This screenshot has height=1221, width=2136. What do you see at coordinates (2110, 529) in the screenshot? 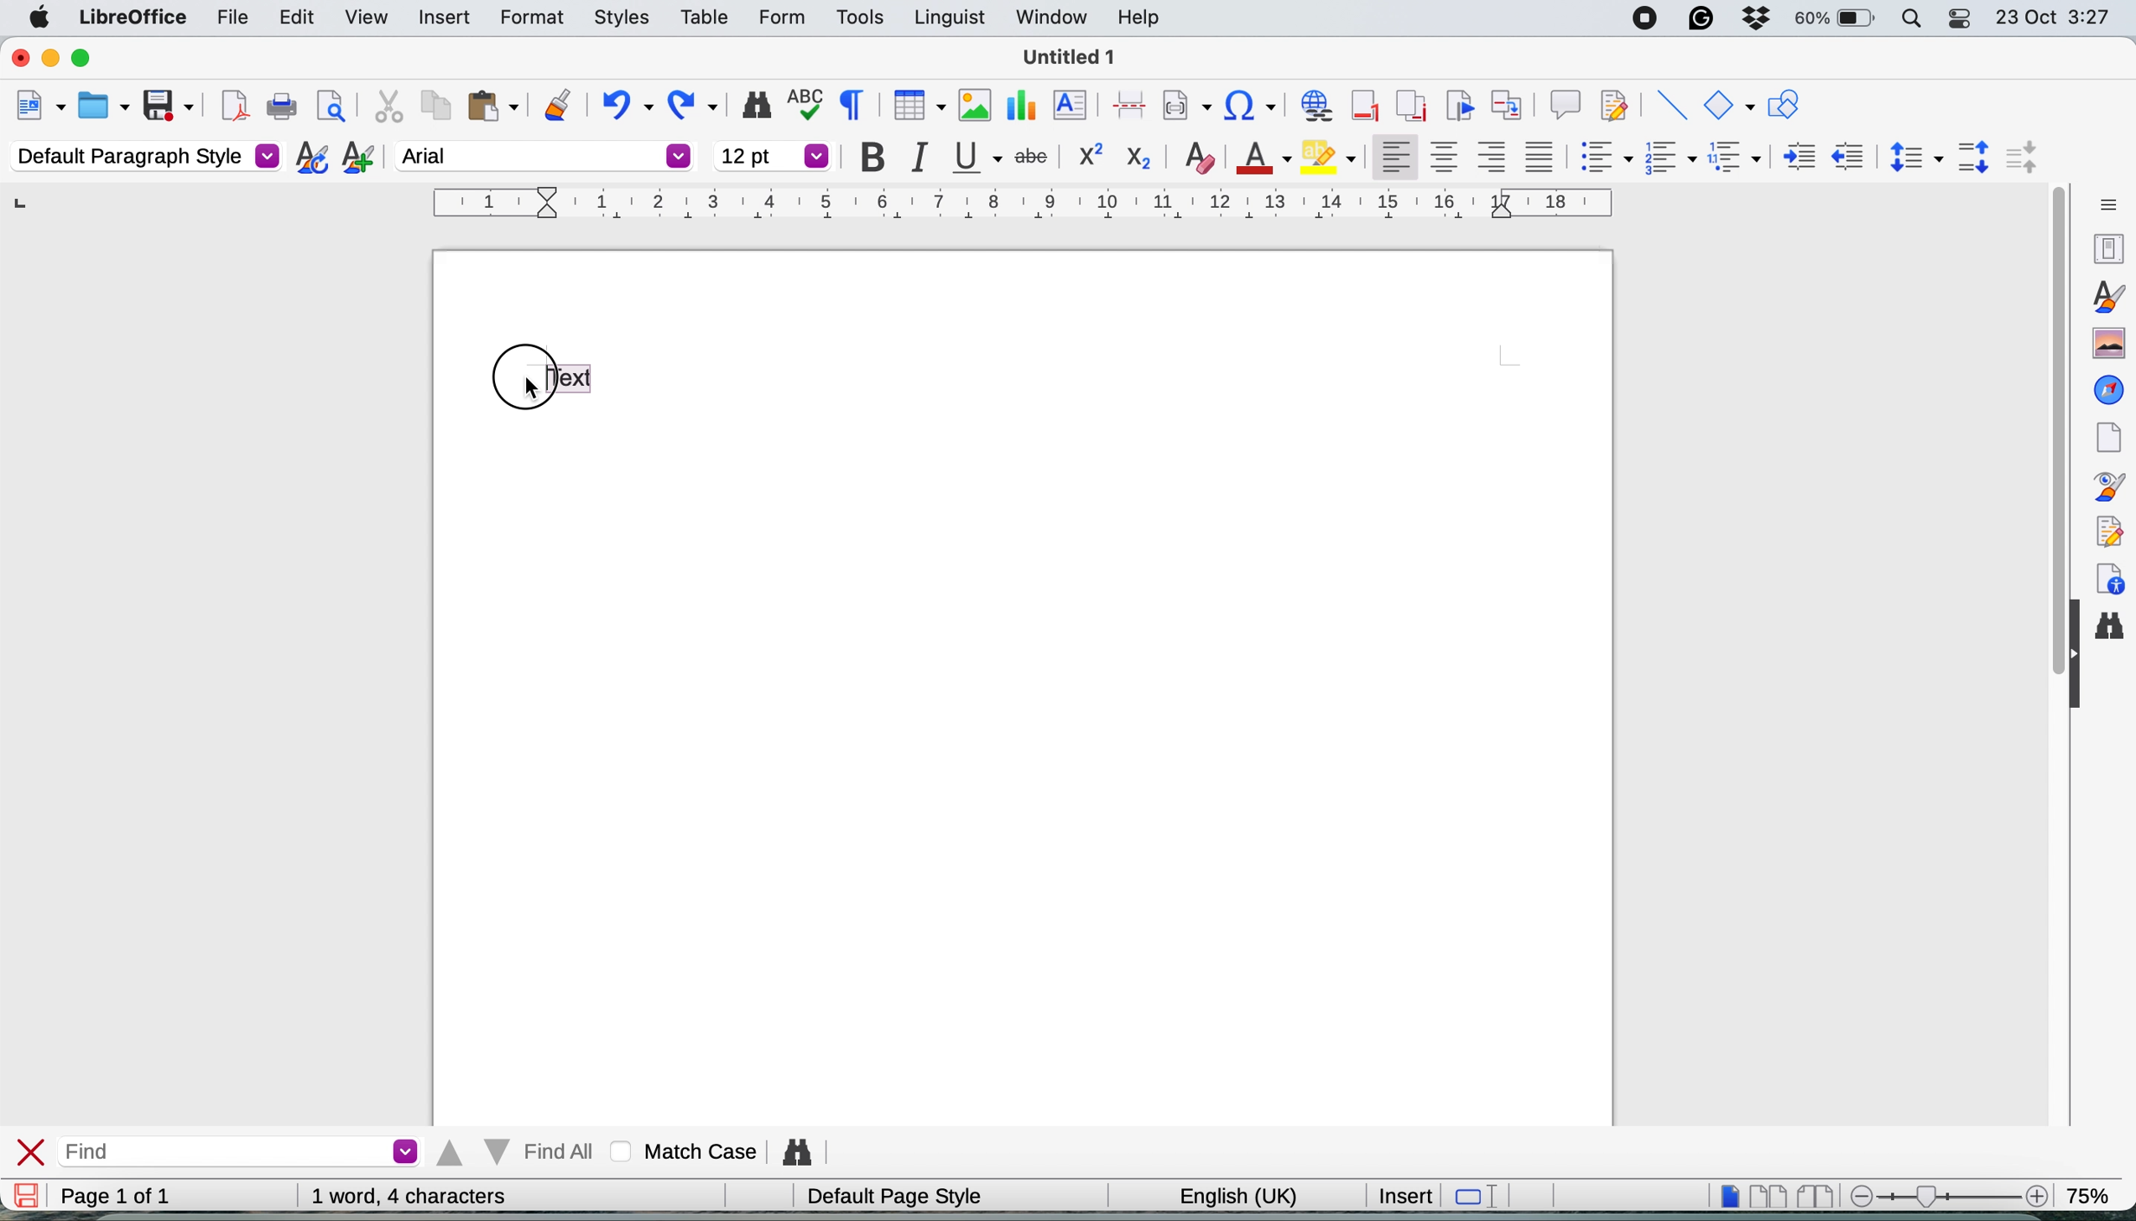
I see `manage changes` at bounding box center [2110, 529].